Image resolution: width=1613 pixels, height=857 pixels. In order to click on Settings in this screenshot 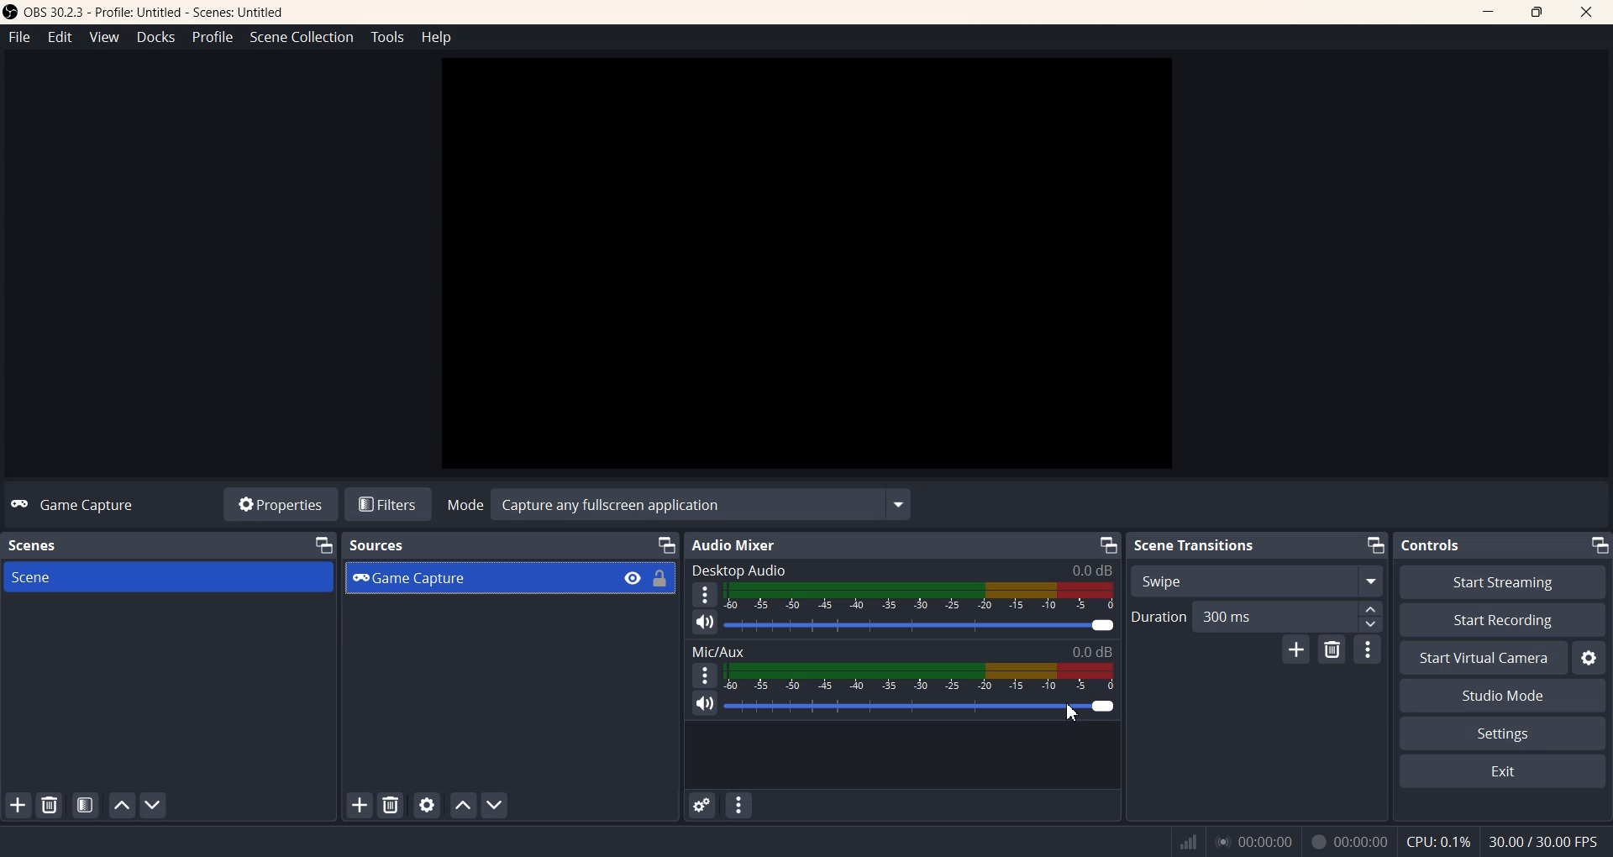, I will do `click(1503, 733)`.